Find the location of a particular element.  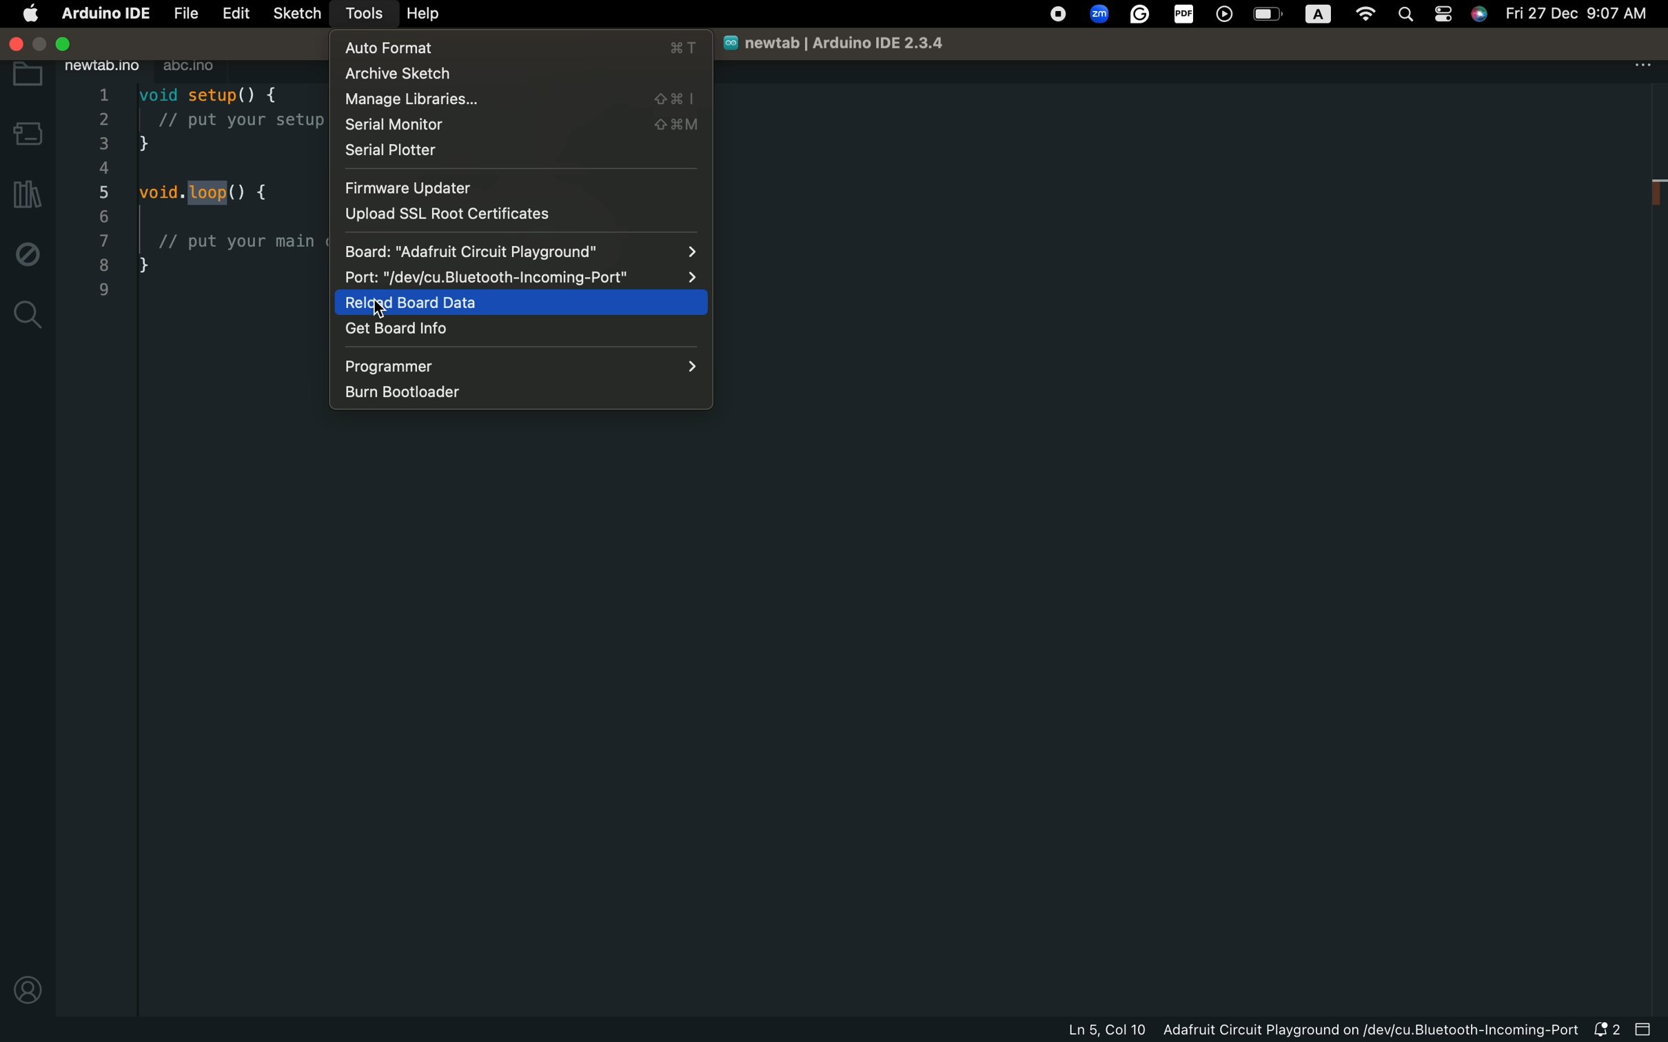

abc.ino is located at coordinates (199, 68).